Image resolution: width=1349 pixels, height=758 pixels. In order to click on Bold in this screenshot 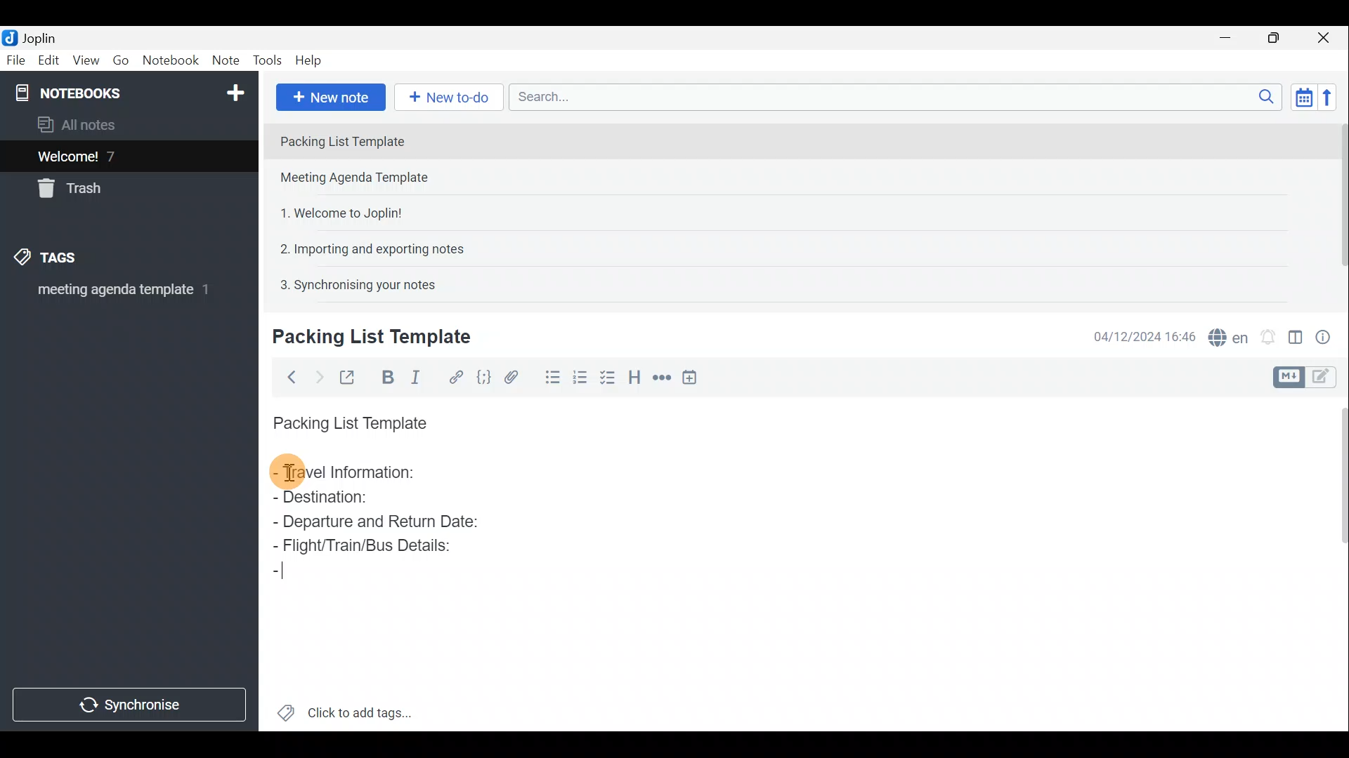, I will do `click(386, 376)`.